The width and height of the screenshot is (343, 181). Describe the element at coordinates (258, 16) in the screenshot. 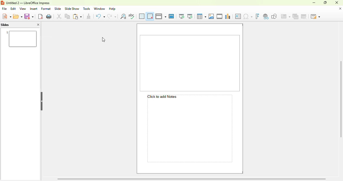

I see `insert fontwork text` at that location.